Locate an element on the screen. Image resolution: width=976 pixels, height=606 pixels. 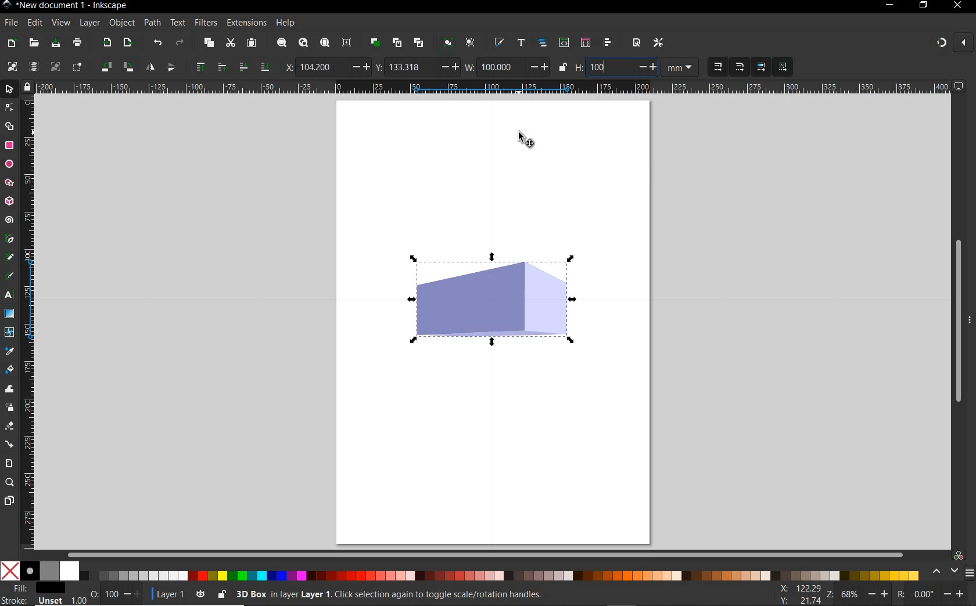
tweak tool is located at coordinates (9, 389).